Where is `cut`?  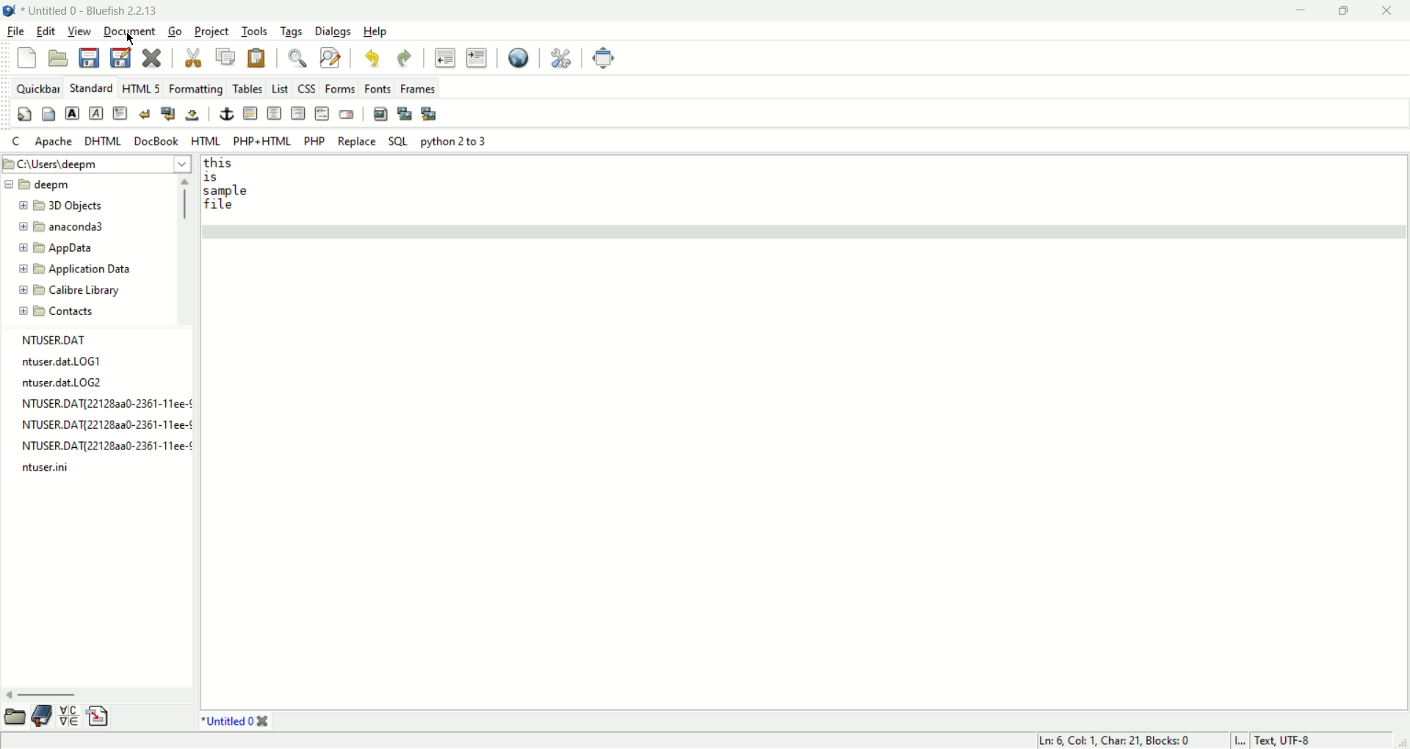 cut is located at coordinates (193, 56).